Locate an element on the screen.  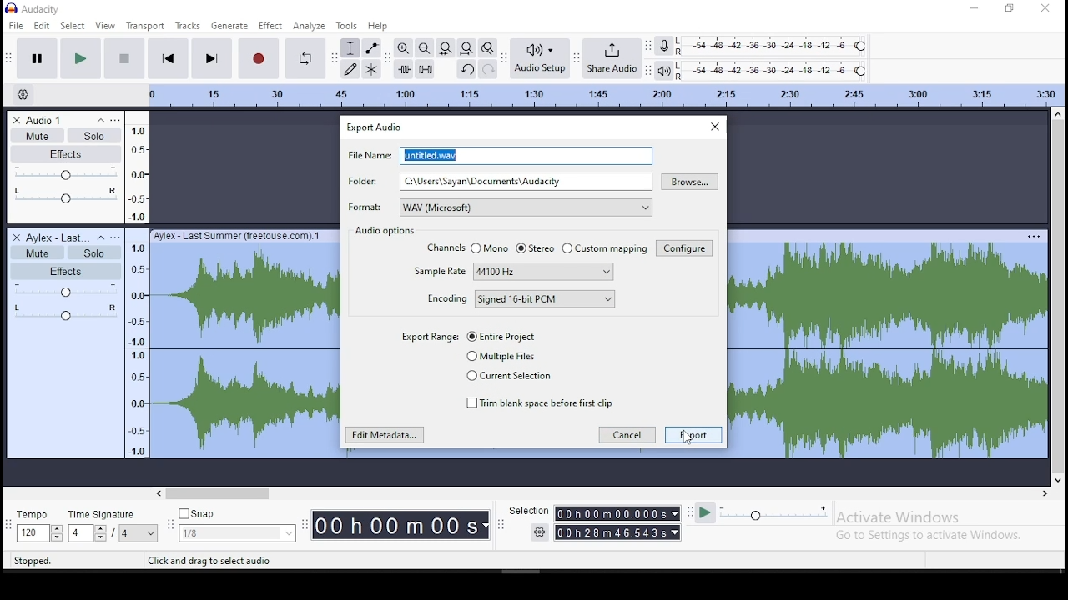
record meter is located at coordinates (664, 46).